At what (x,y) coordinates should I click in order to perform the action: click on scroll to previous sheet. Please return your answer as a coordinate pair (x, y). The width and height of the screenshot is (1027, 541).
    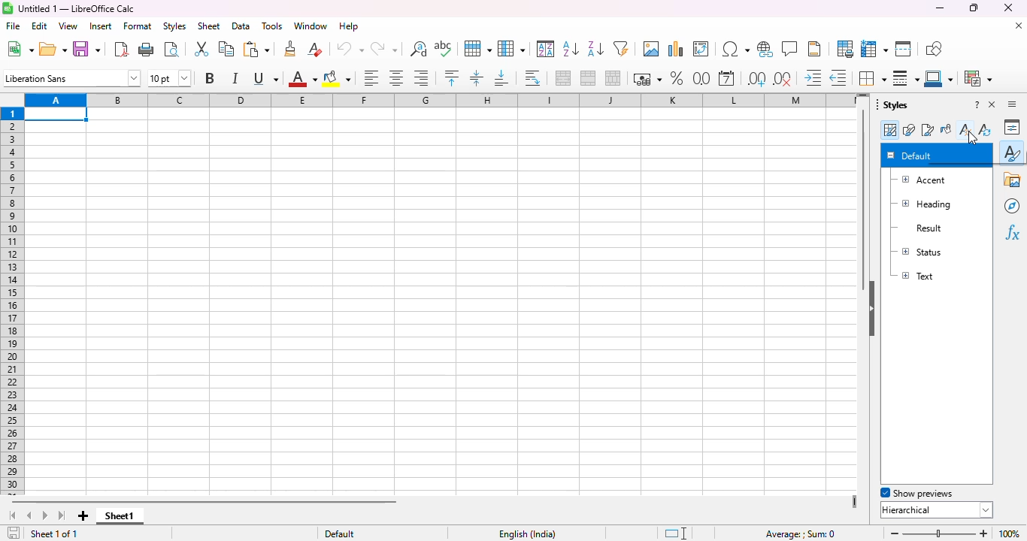
    Looking at the image, I should click on (29, 516).